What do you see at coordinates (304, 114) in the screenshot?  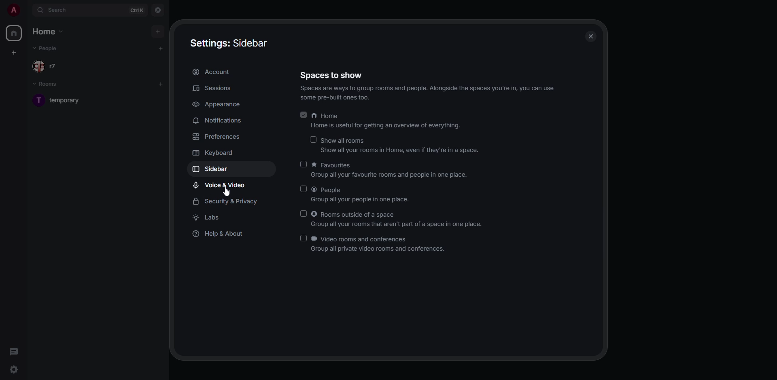 I see `enabled` at bounding box center [304, 114].